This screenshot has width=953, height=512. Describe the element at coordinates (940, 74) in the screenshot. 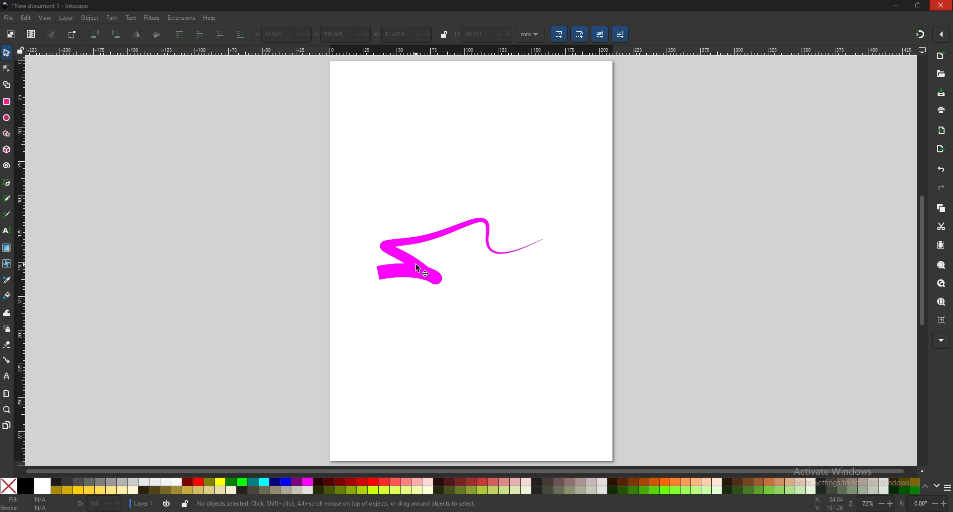

I see `open` at that location.